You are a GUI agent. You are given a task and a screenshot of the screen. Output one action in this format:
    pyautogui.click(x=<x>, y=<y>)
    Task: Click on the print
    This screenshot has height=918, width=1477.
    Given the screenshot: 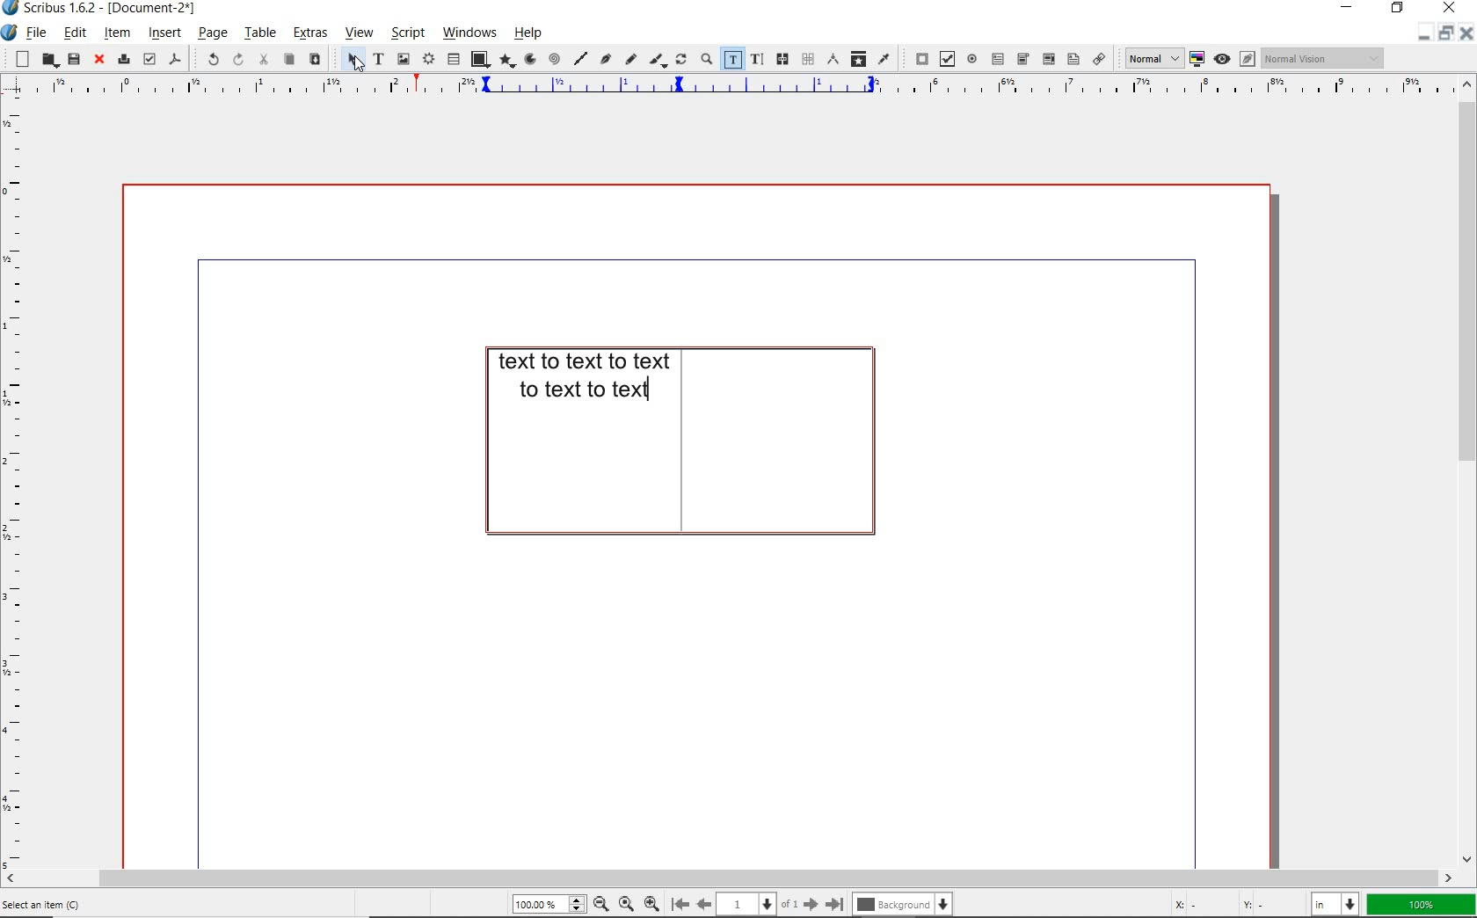 What is the action you would take?
    pyautogui.click(x=123, y=60)
    